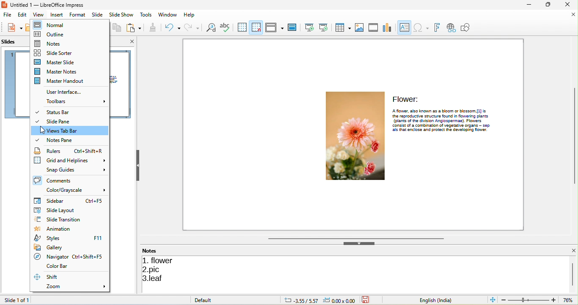 The image size is (578, 305). What do you see at coordinates (44, 130) in the screenshot?
I see `cursor movement` at bounding box center [44, 130].